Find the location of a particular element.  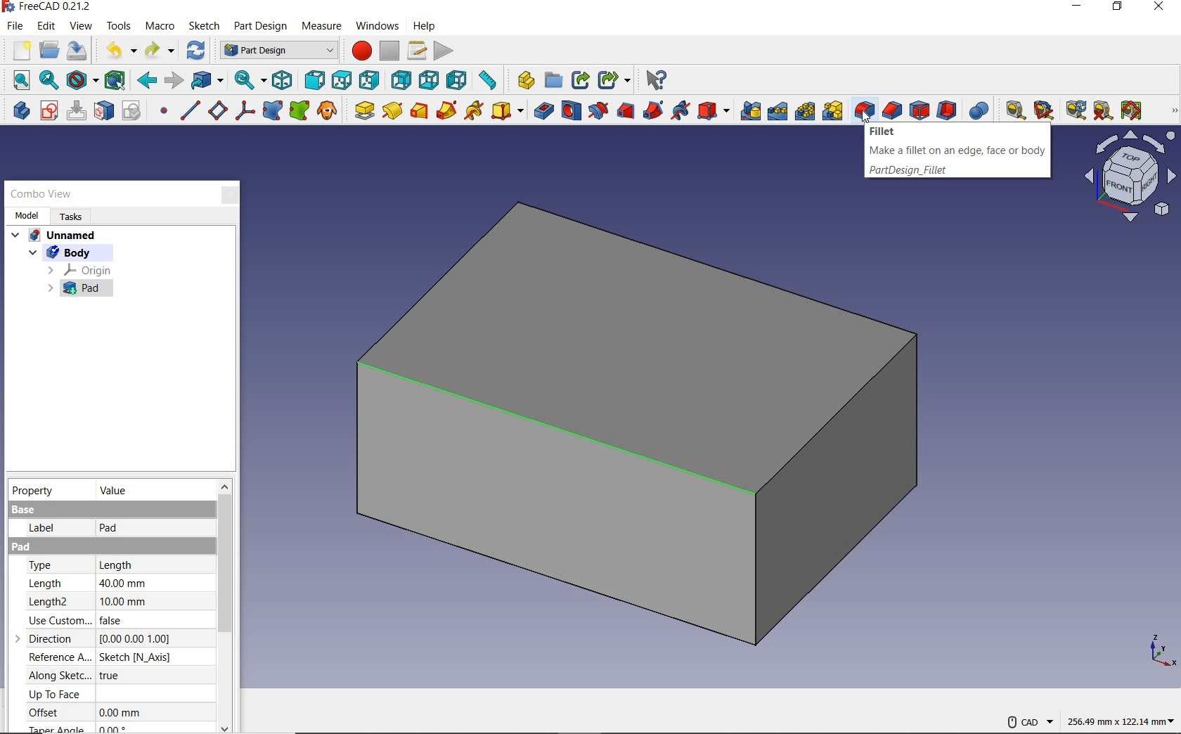

view is located at coordinates (81, 26).